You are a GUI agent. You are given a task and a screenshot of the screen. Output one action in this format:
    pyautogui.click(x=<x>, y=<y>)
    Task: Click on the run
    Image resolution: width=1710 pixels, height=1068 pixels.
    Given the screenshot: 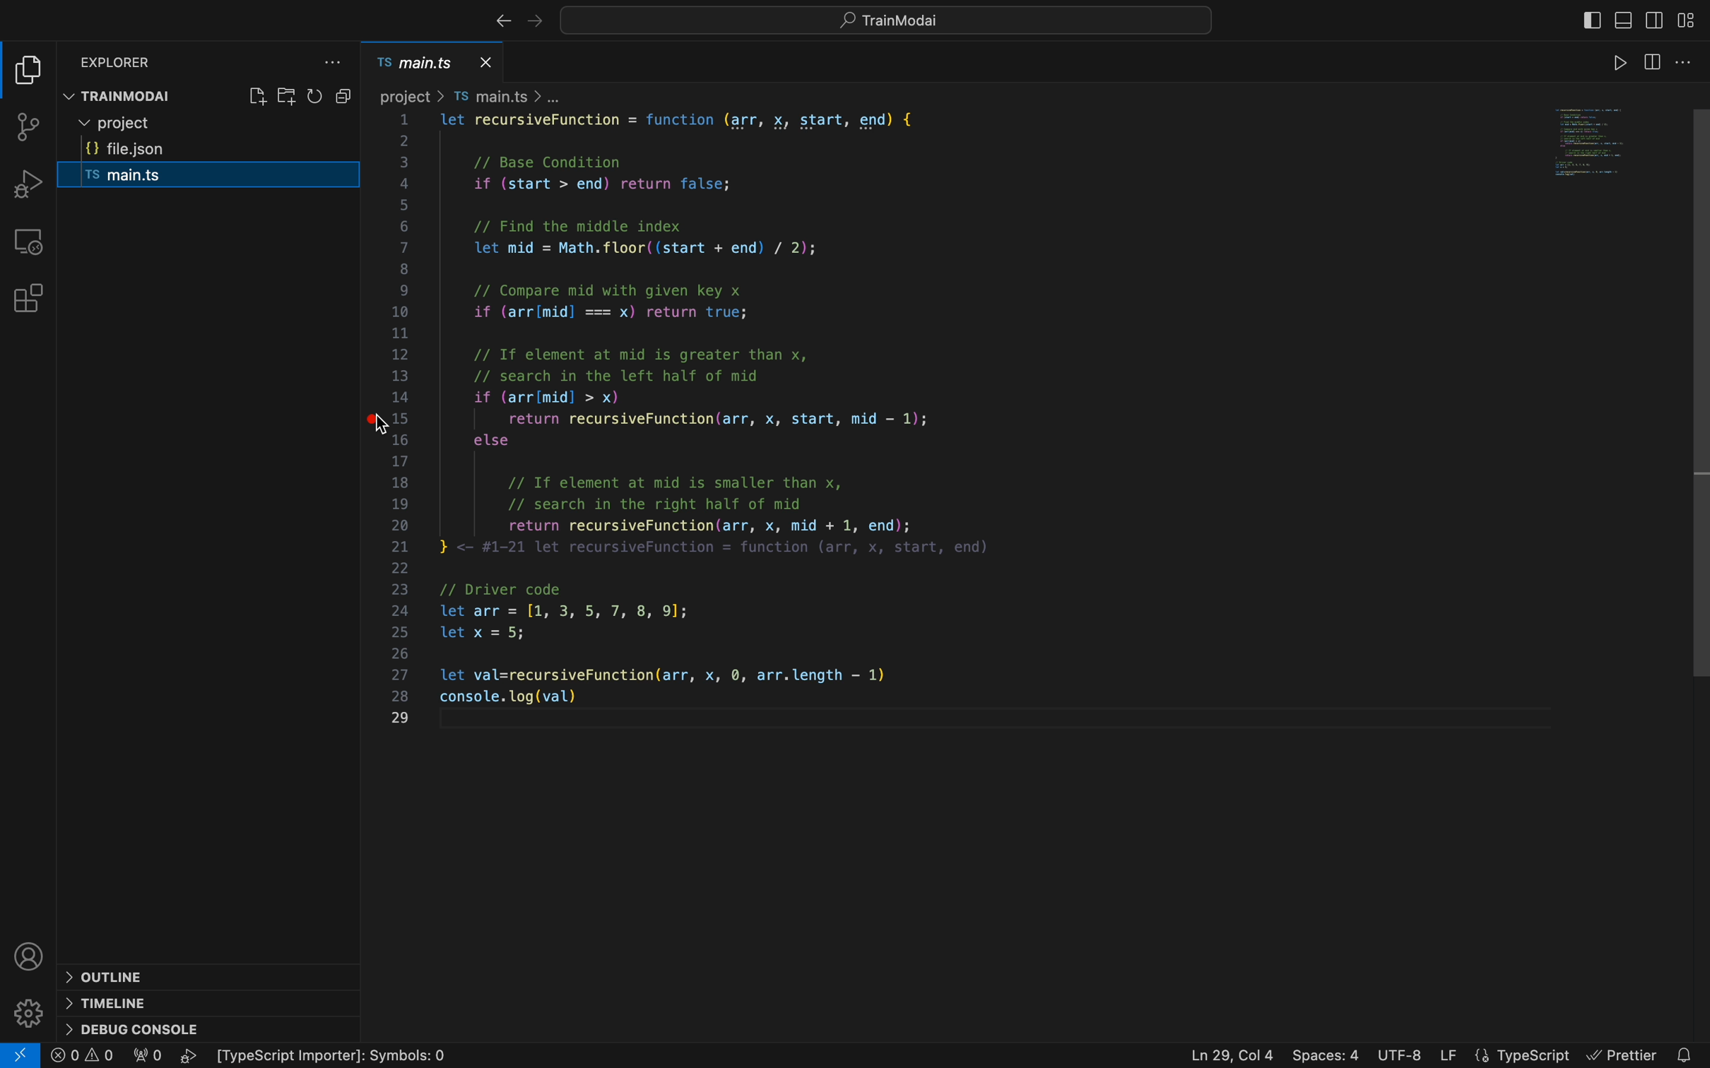 What is the action you would take?
    pyautogui.click(x=1610, y=57)
    